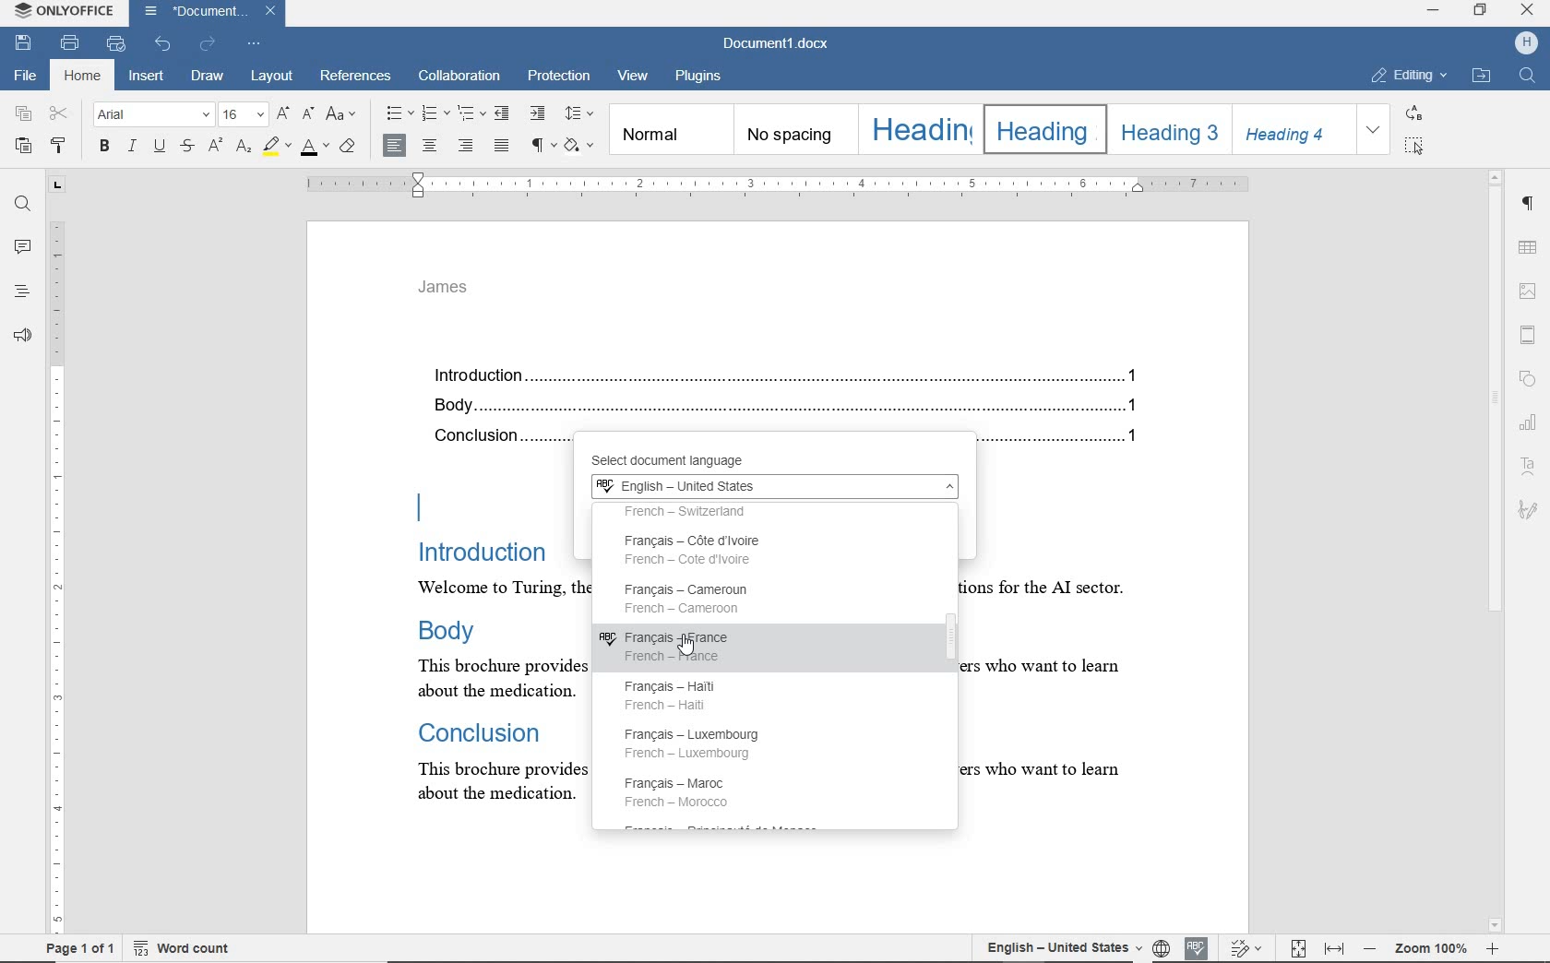 This screenshot has width=1550, height=963. What do you see at coordinates (276, 147) in the screenshot?
I see `highlight color` at bounding box center [276, 147].